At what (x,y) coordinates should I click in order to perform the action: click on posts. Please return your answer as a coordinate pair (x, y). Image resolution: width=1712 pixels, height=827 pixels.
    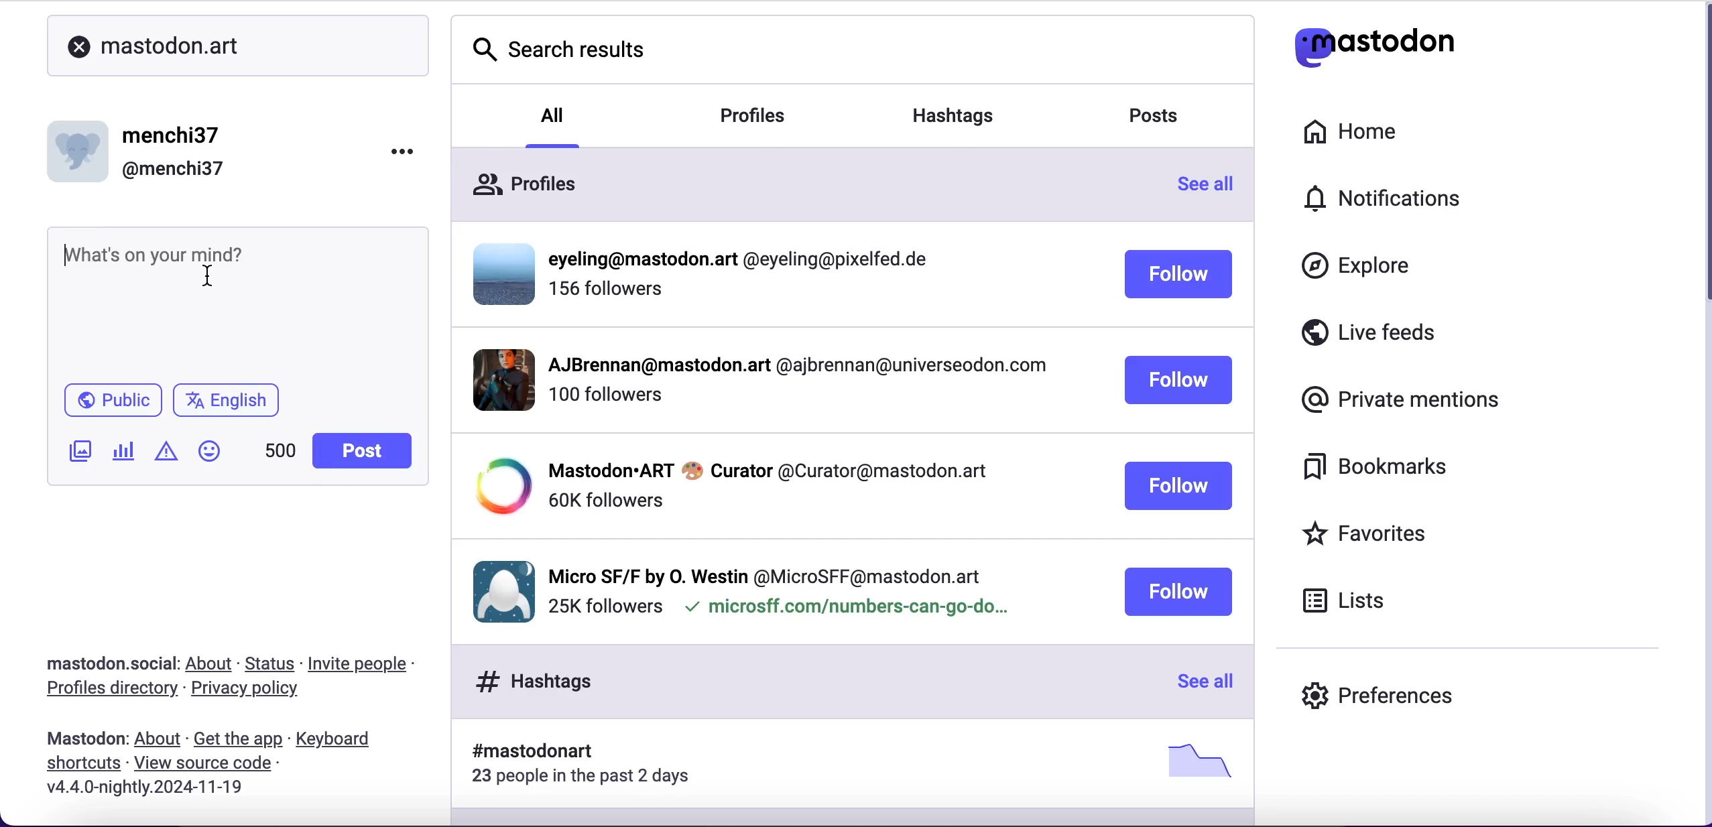
    Looking at the image, I should click on (1149, 117).